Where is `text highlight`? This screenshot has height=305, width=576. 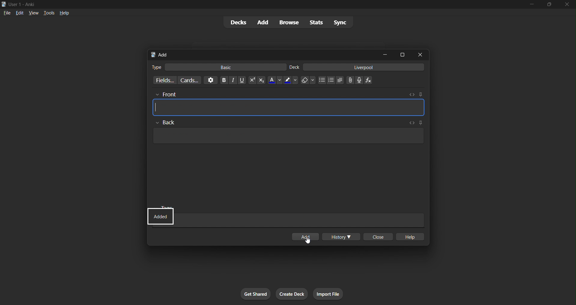
text highlight is located at coordinates (290, 80).